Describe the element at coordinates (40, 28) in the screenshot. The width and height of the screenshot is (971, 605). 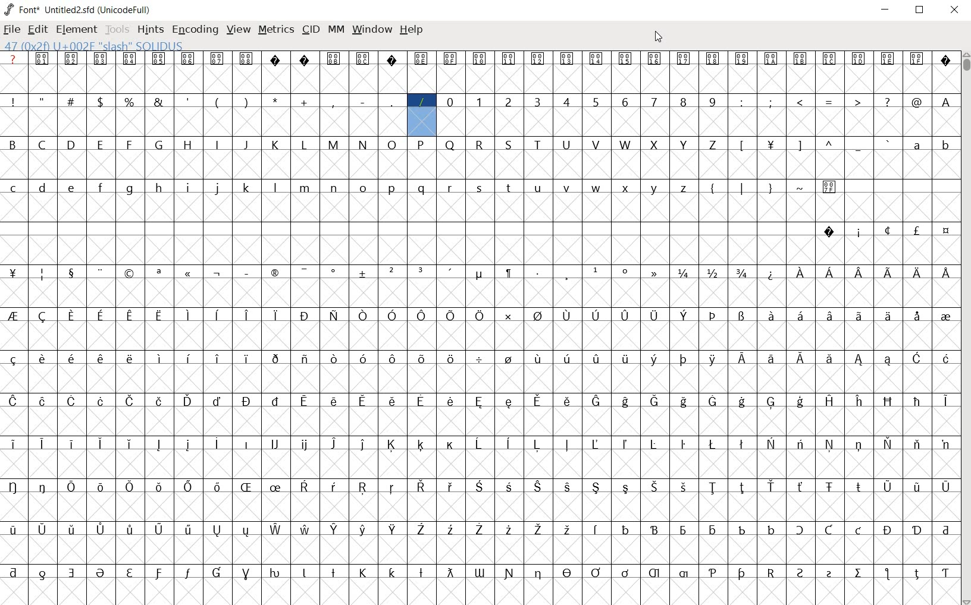
I see `EDIT` at that location.